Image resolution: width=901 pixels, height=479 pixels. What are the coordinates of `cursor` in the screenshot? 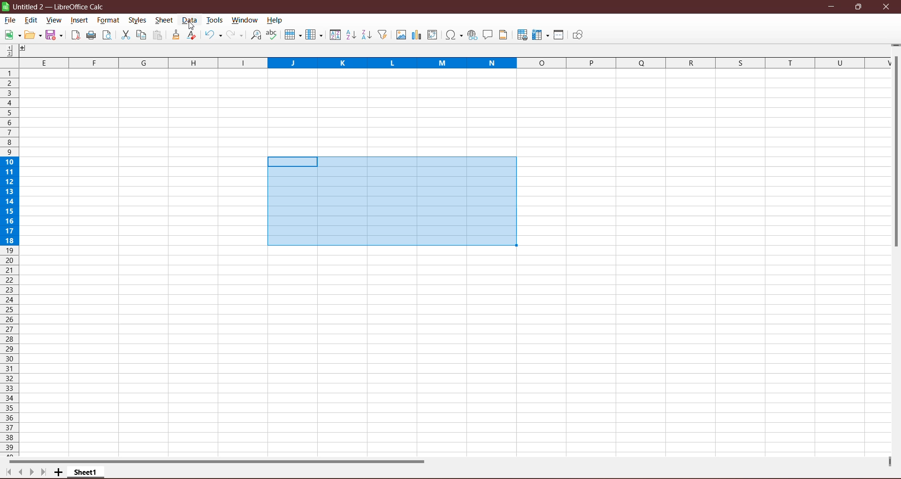 It's located at (191, 26).